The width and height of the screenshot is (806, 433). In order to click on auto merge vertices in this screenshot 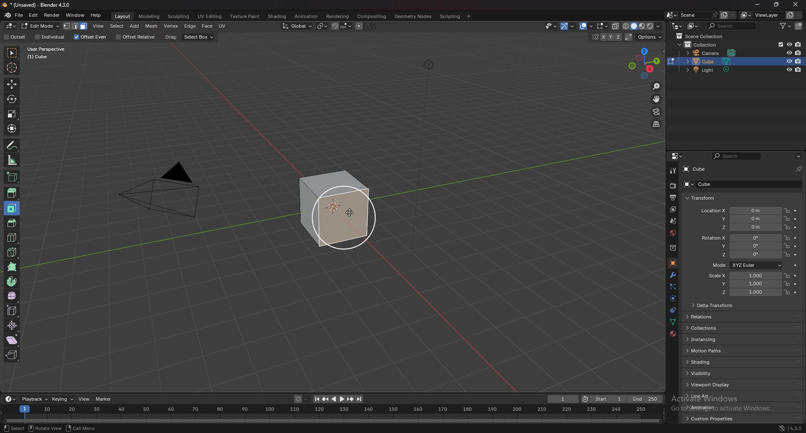, I will do `click(630, 37)`.